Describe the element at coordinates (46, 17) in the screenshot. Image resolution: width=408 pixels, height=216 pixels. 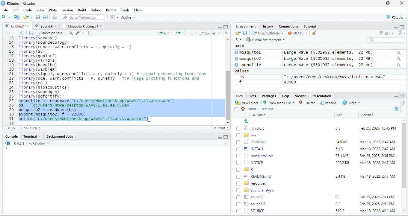
I see `save as` at that location.